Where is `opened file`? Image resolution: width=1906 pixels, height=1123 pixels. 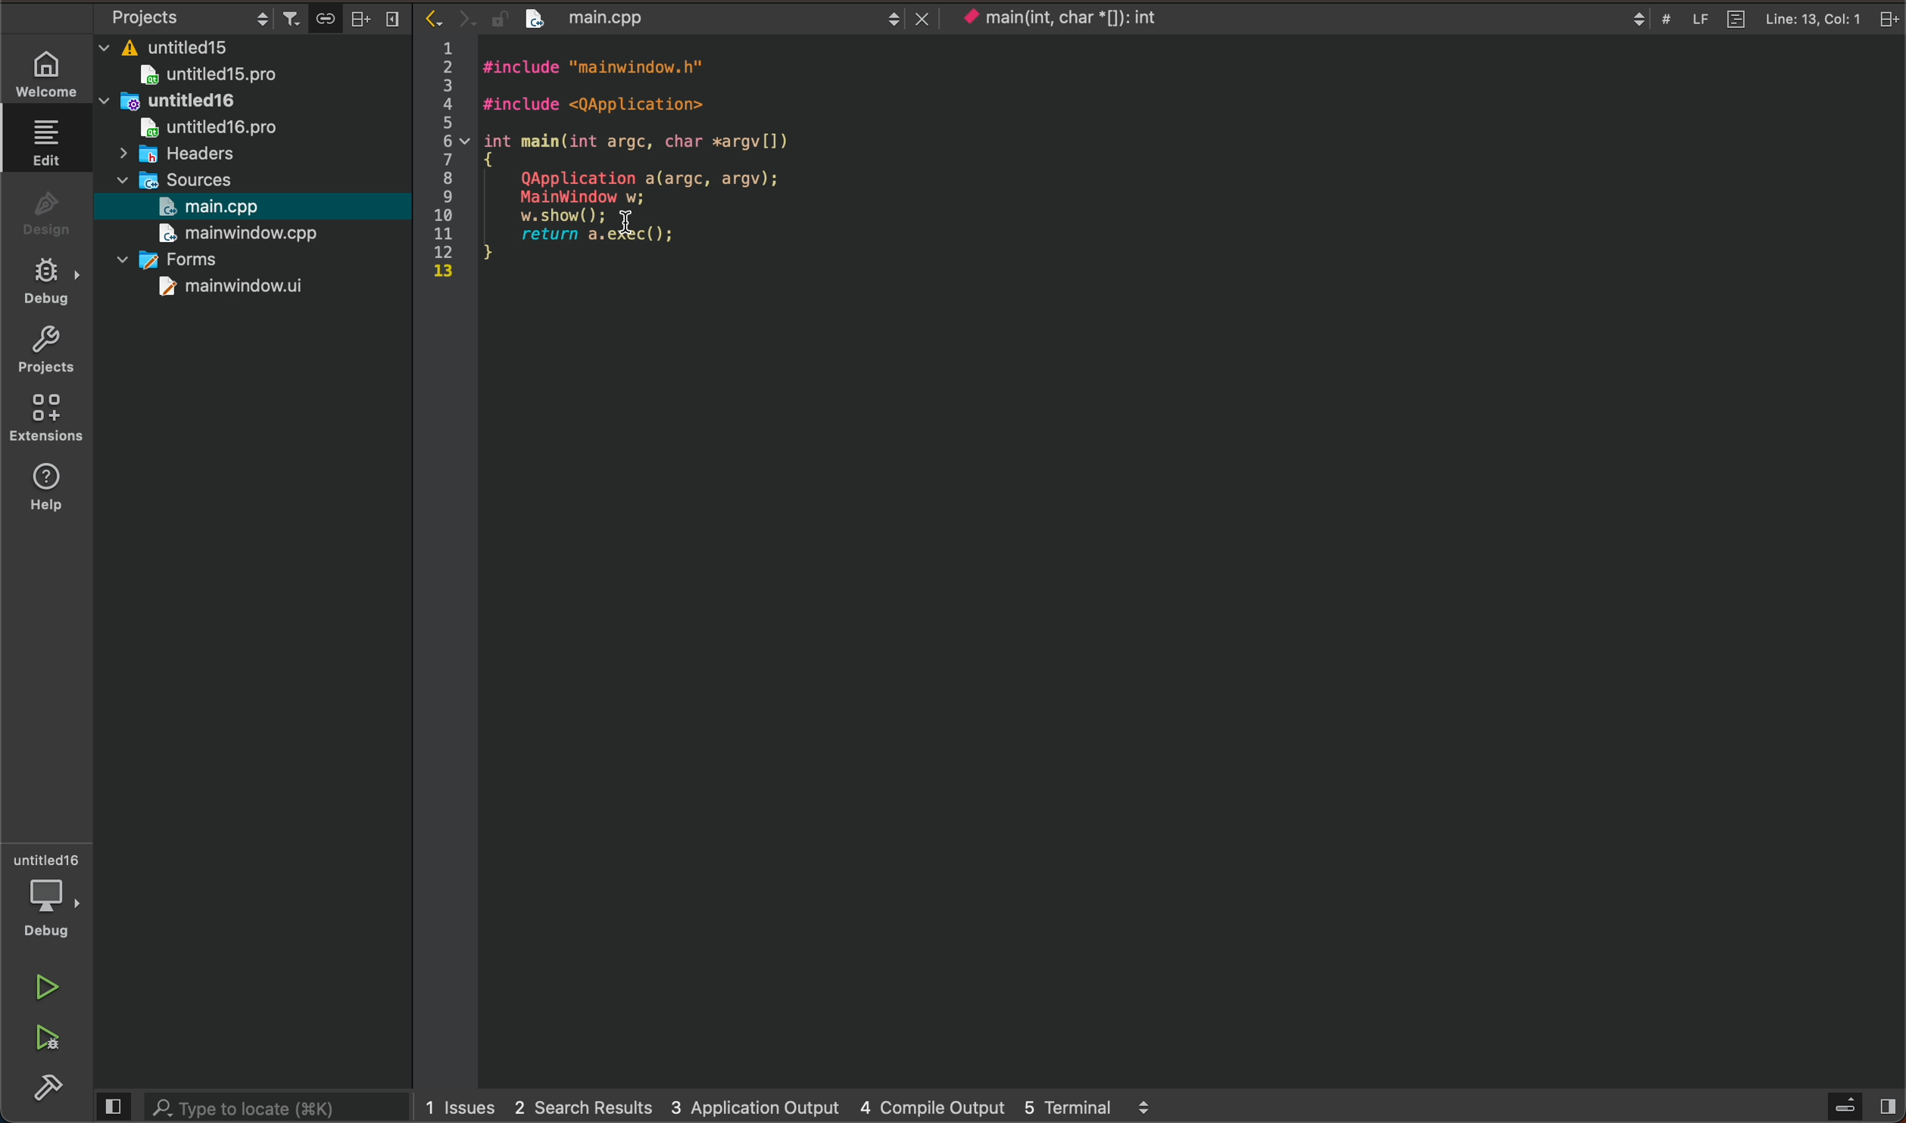
opened file is located at coordinates (722, 18).